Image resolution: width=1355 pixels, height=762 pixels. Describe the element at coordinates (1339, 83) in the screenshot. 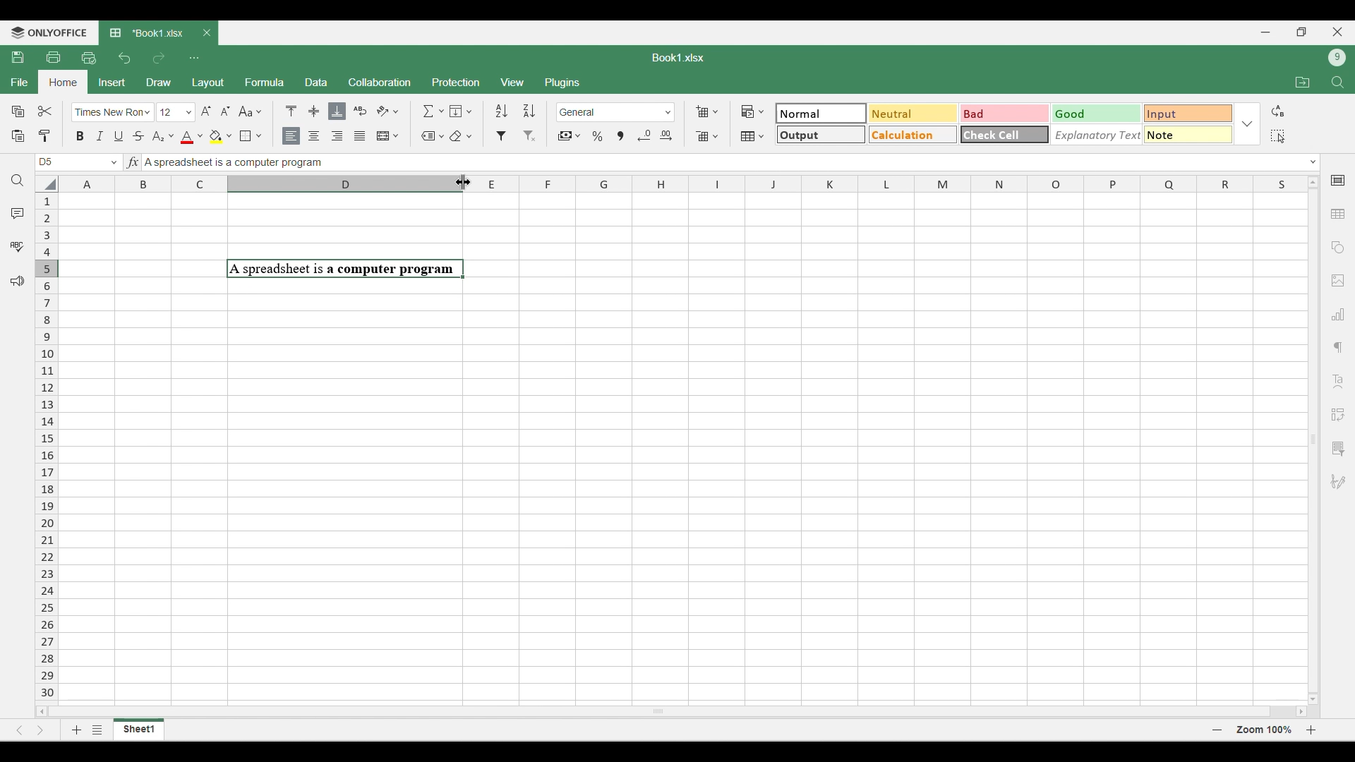

I see `Find` at that location.